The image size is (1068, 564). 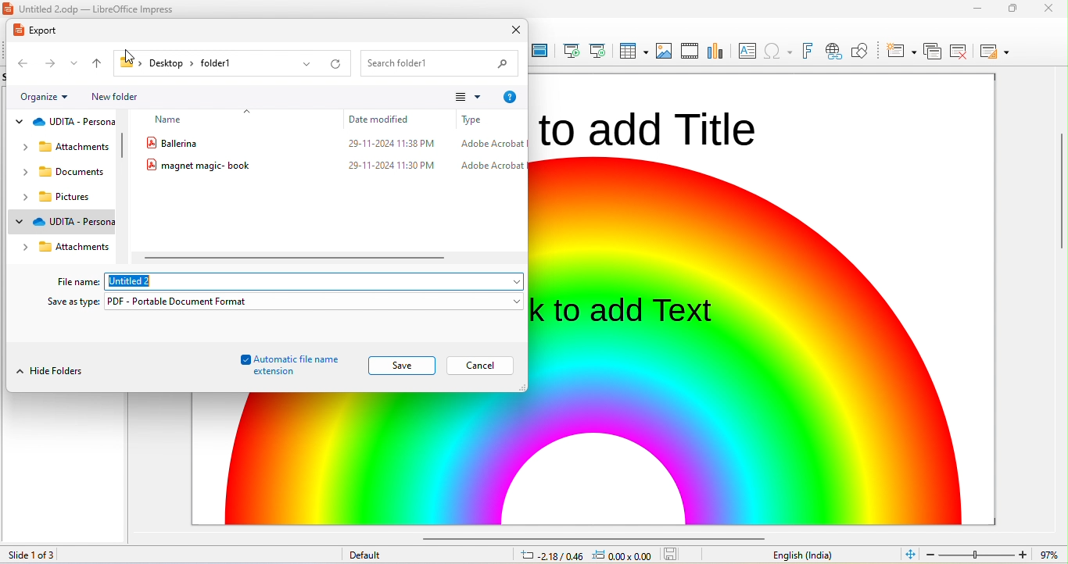 I want to click on title, so click(x=100, y=9).